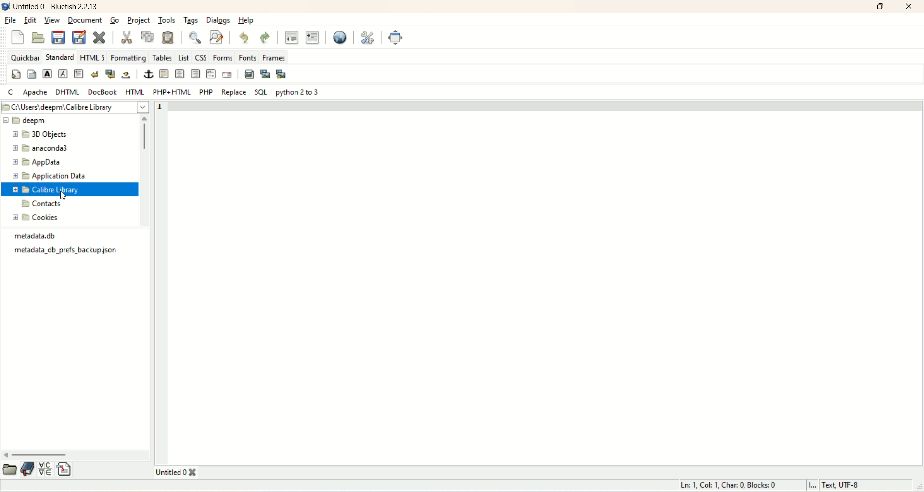 This screenshot has height=492, width=924. I want to click on Python 2 to 3, so click(298, 93).